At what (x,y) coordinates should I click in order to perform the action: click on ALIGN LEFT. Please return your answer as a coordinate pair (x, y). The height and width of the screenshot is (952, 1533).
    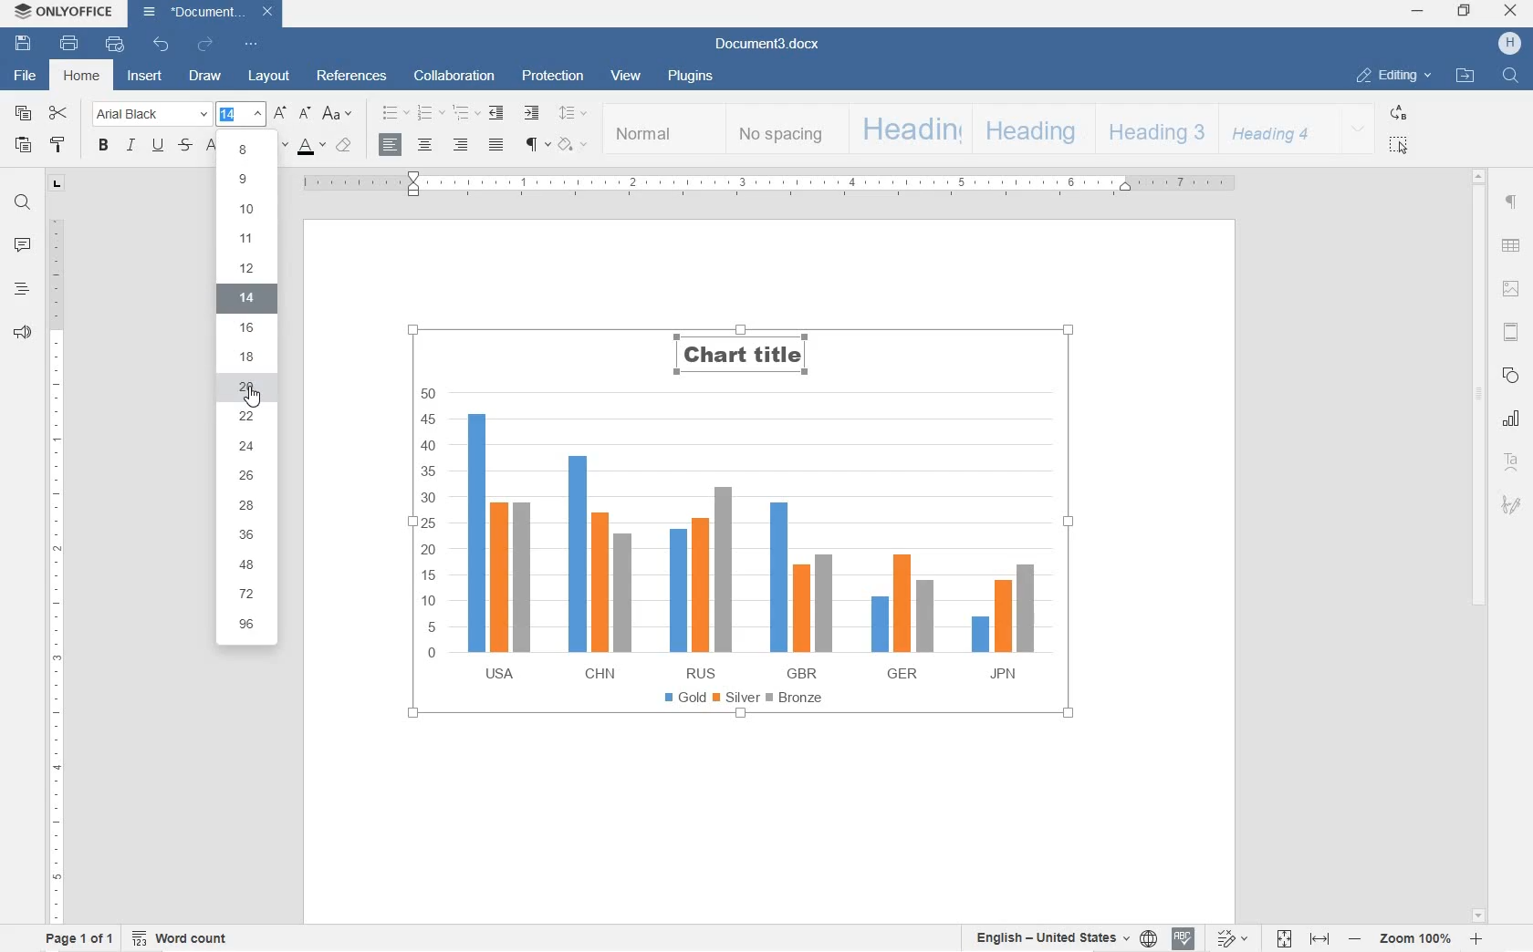
    Looking at the image, I should click on (390, 147).